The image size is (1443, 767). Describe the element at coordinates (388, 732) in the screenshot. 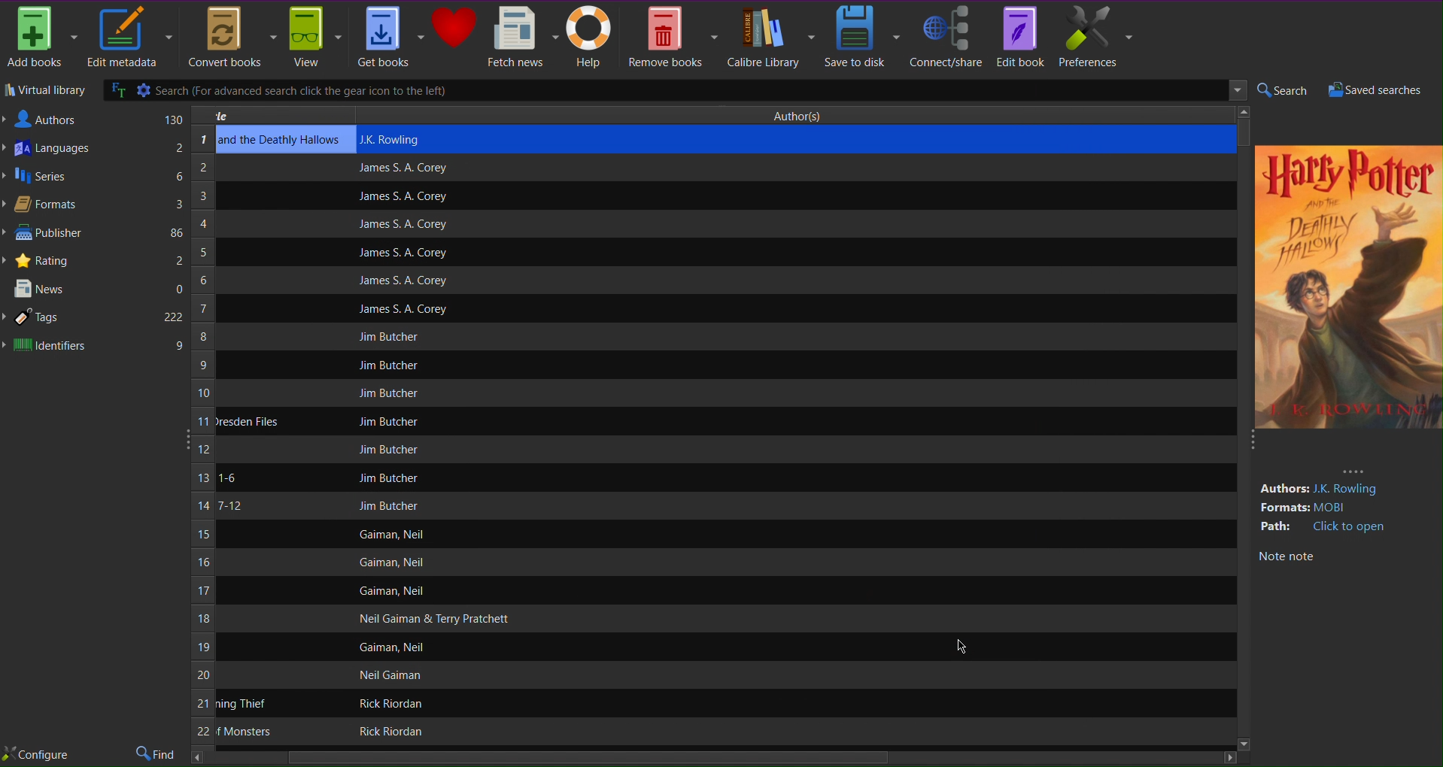

I see `Rick Riordan` at that location.